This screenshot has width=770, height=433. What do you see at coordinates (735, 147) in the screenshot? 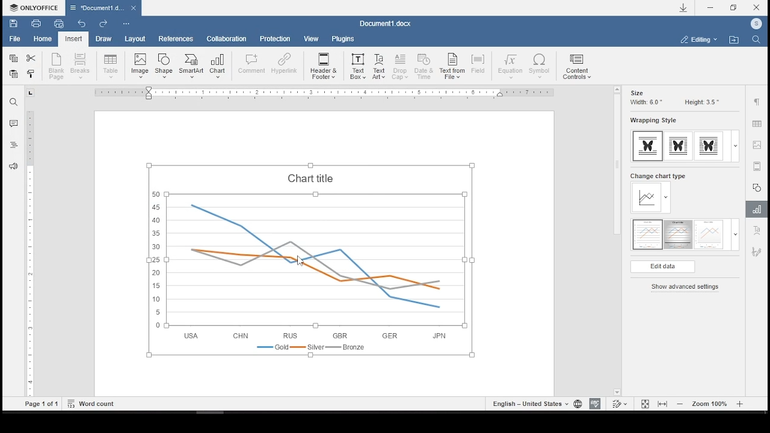
I see `expand` at bounding box center [735, 147].